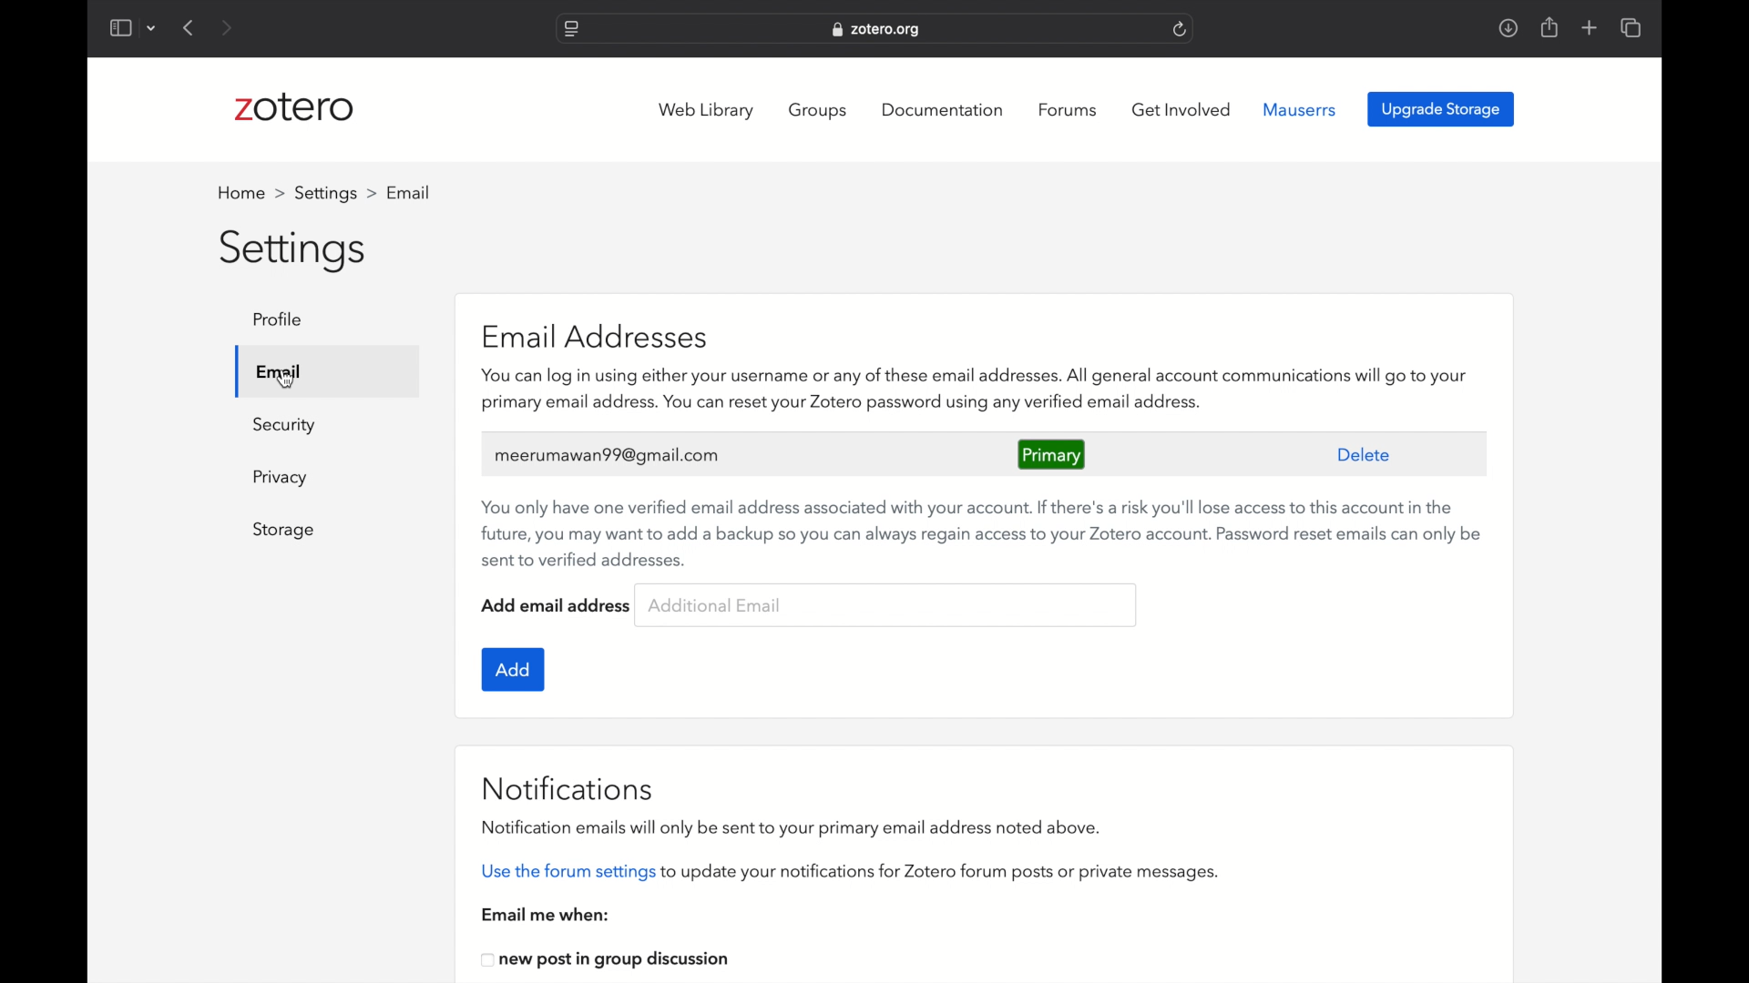  What do you see at coordinates (878, 31) in the screenshot?
I see `web address` at bounding box center [878, 31].